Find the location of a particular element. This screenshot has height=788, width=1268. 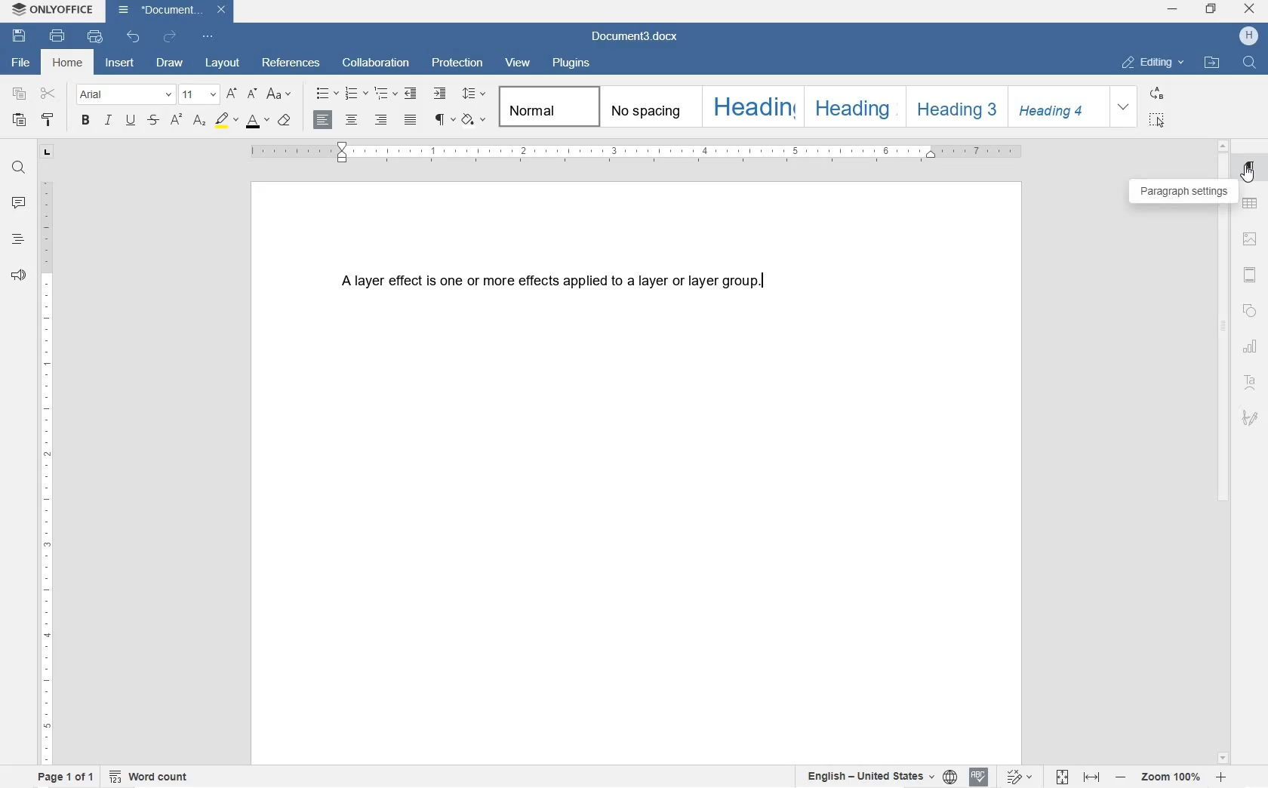

MINIMIZE is located at coordinates (1171, 10).